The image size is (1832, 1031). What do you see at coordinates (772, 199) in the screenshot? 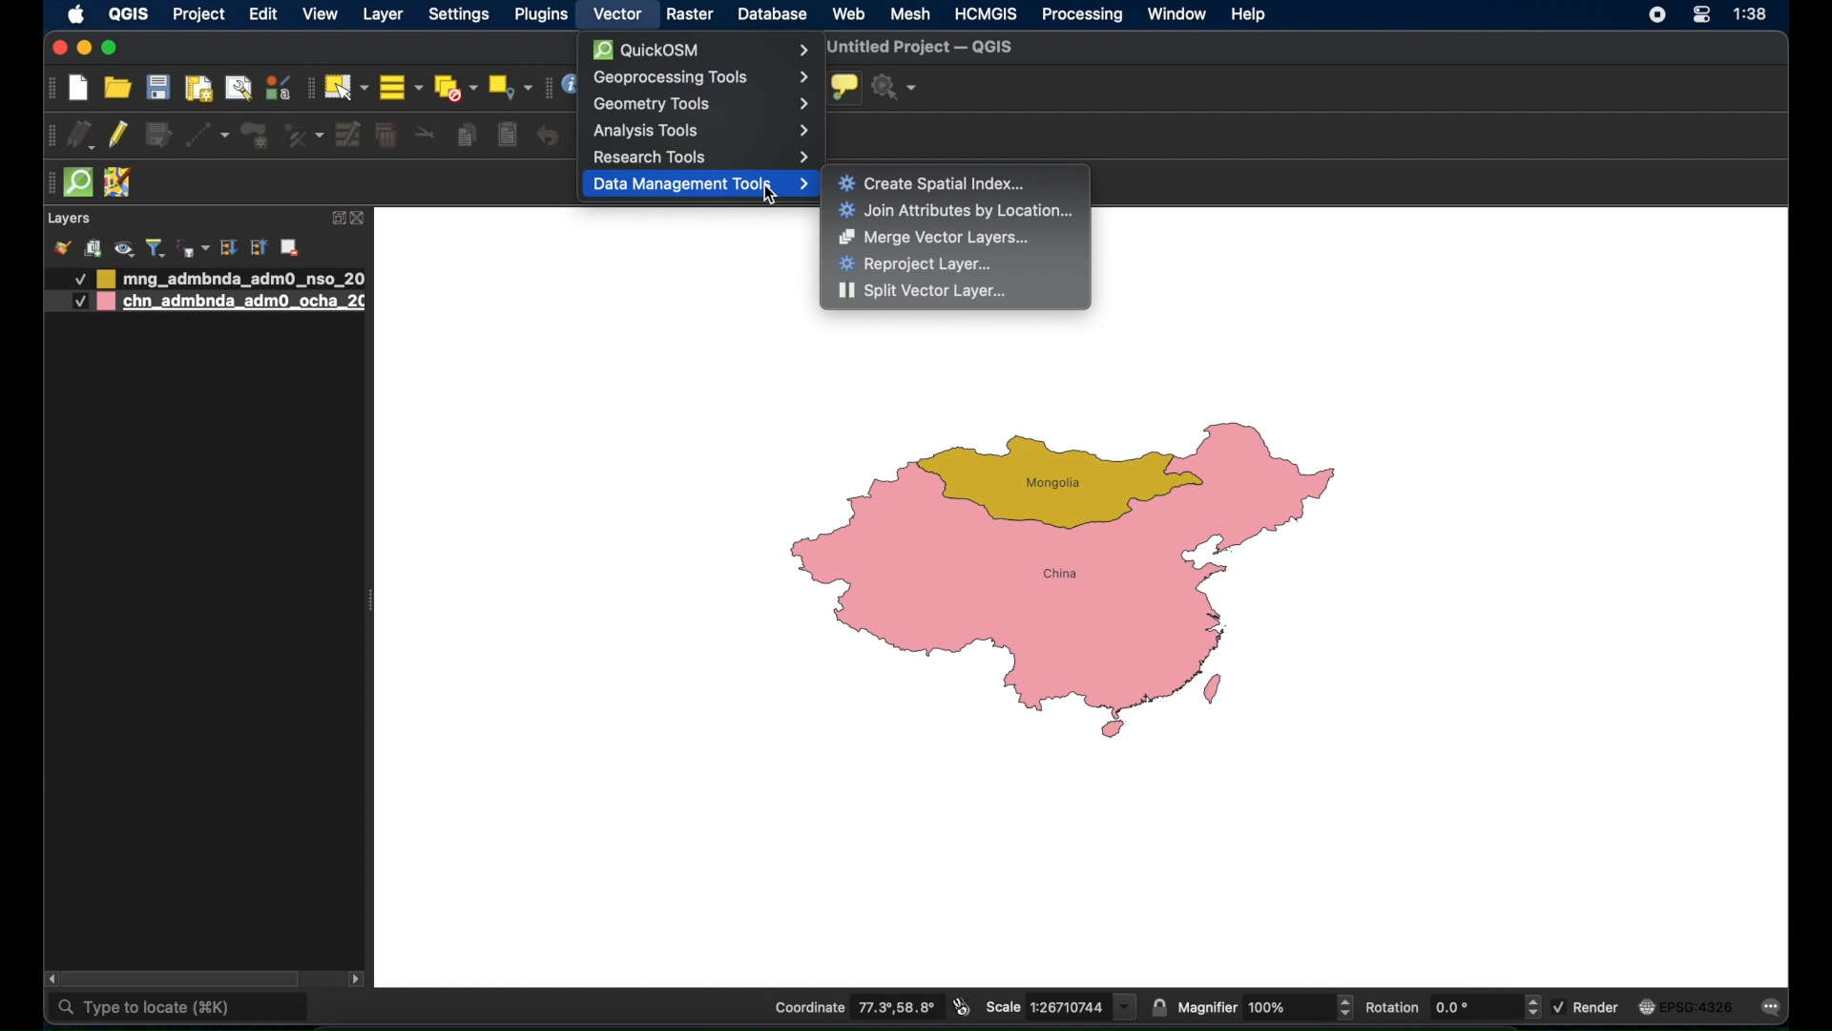
I see `cursor` at bounding box center [772, 199].